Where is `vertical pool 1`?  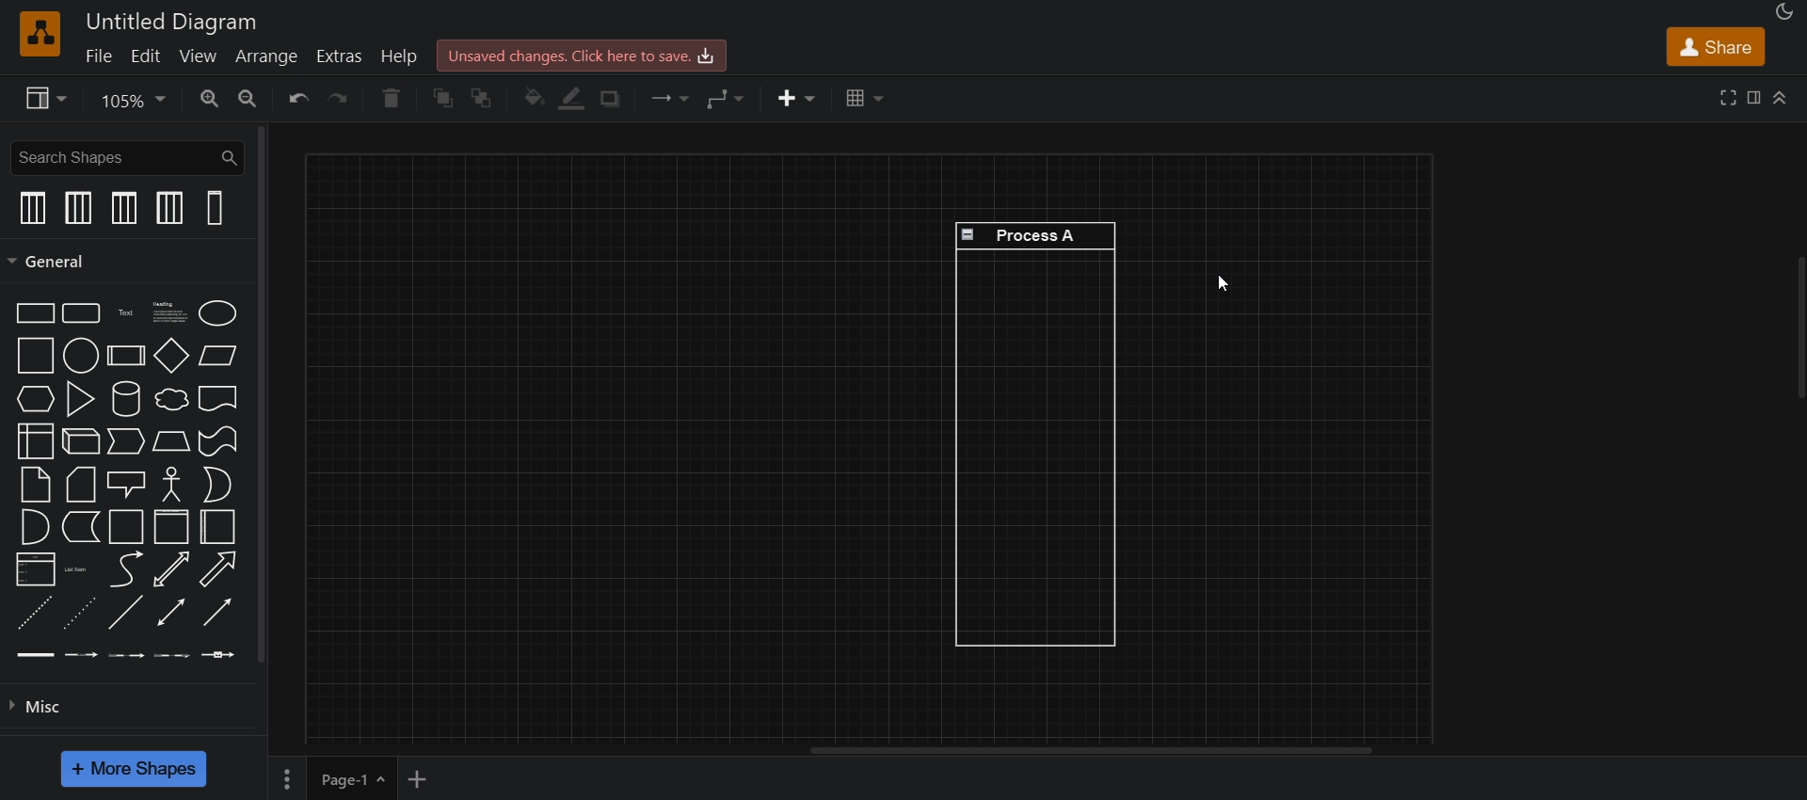 vertical pool 1 is located at coordinates (125, 207).